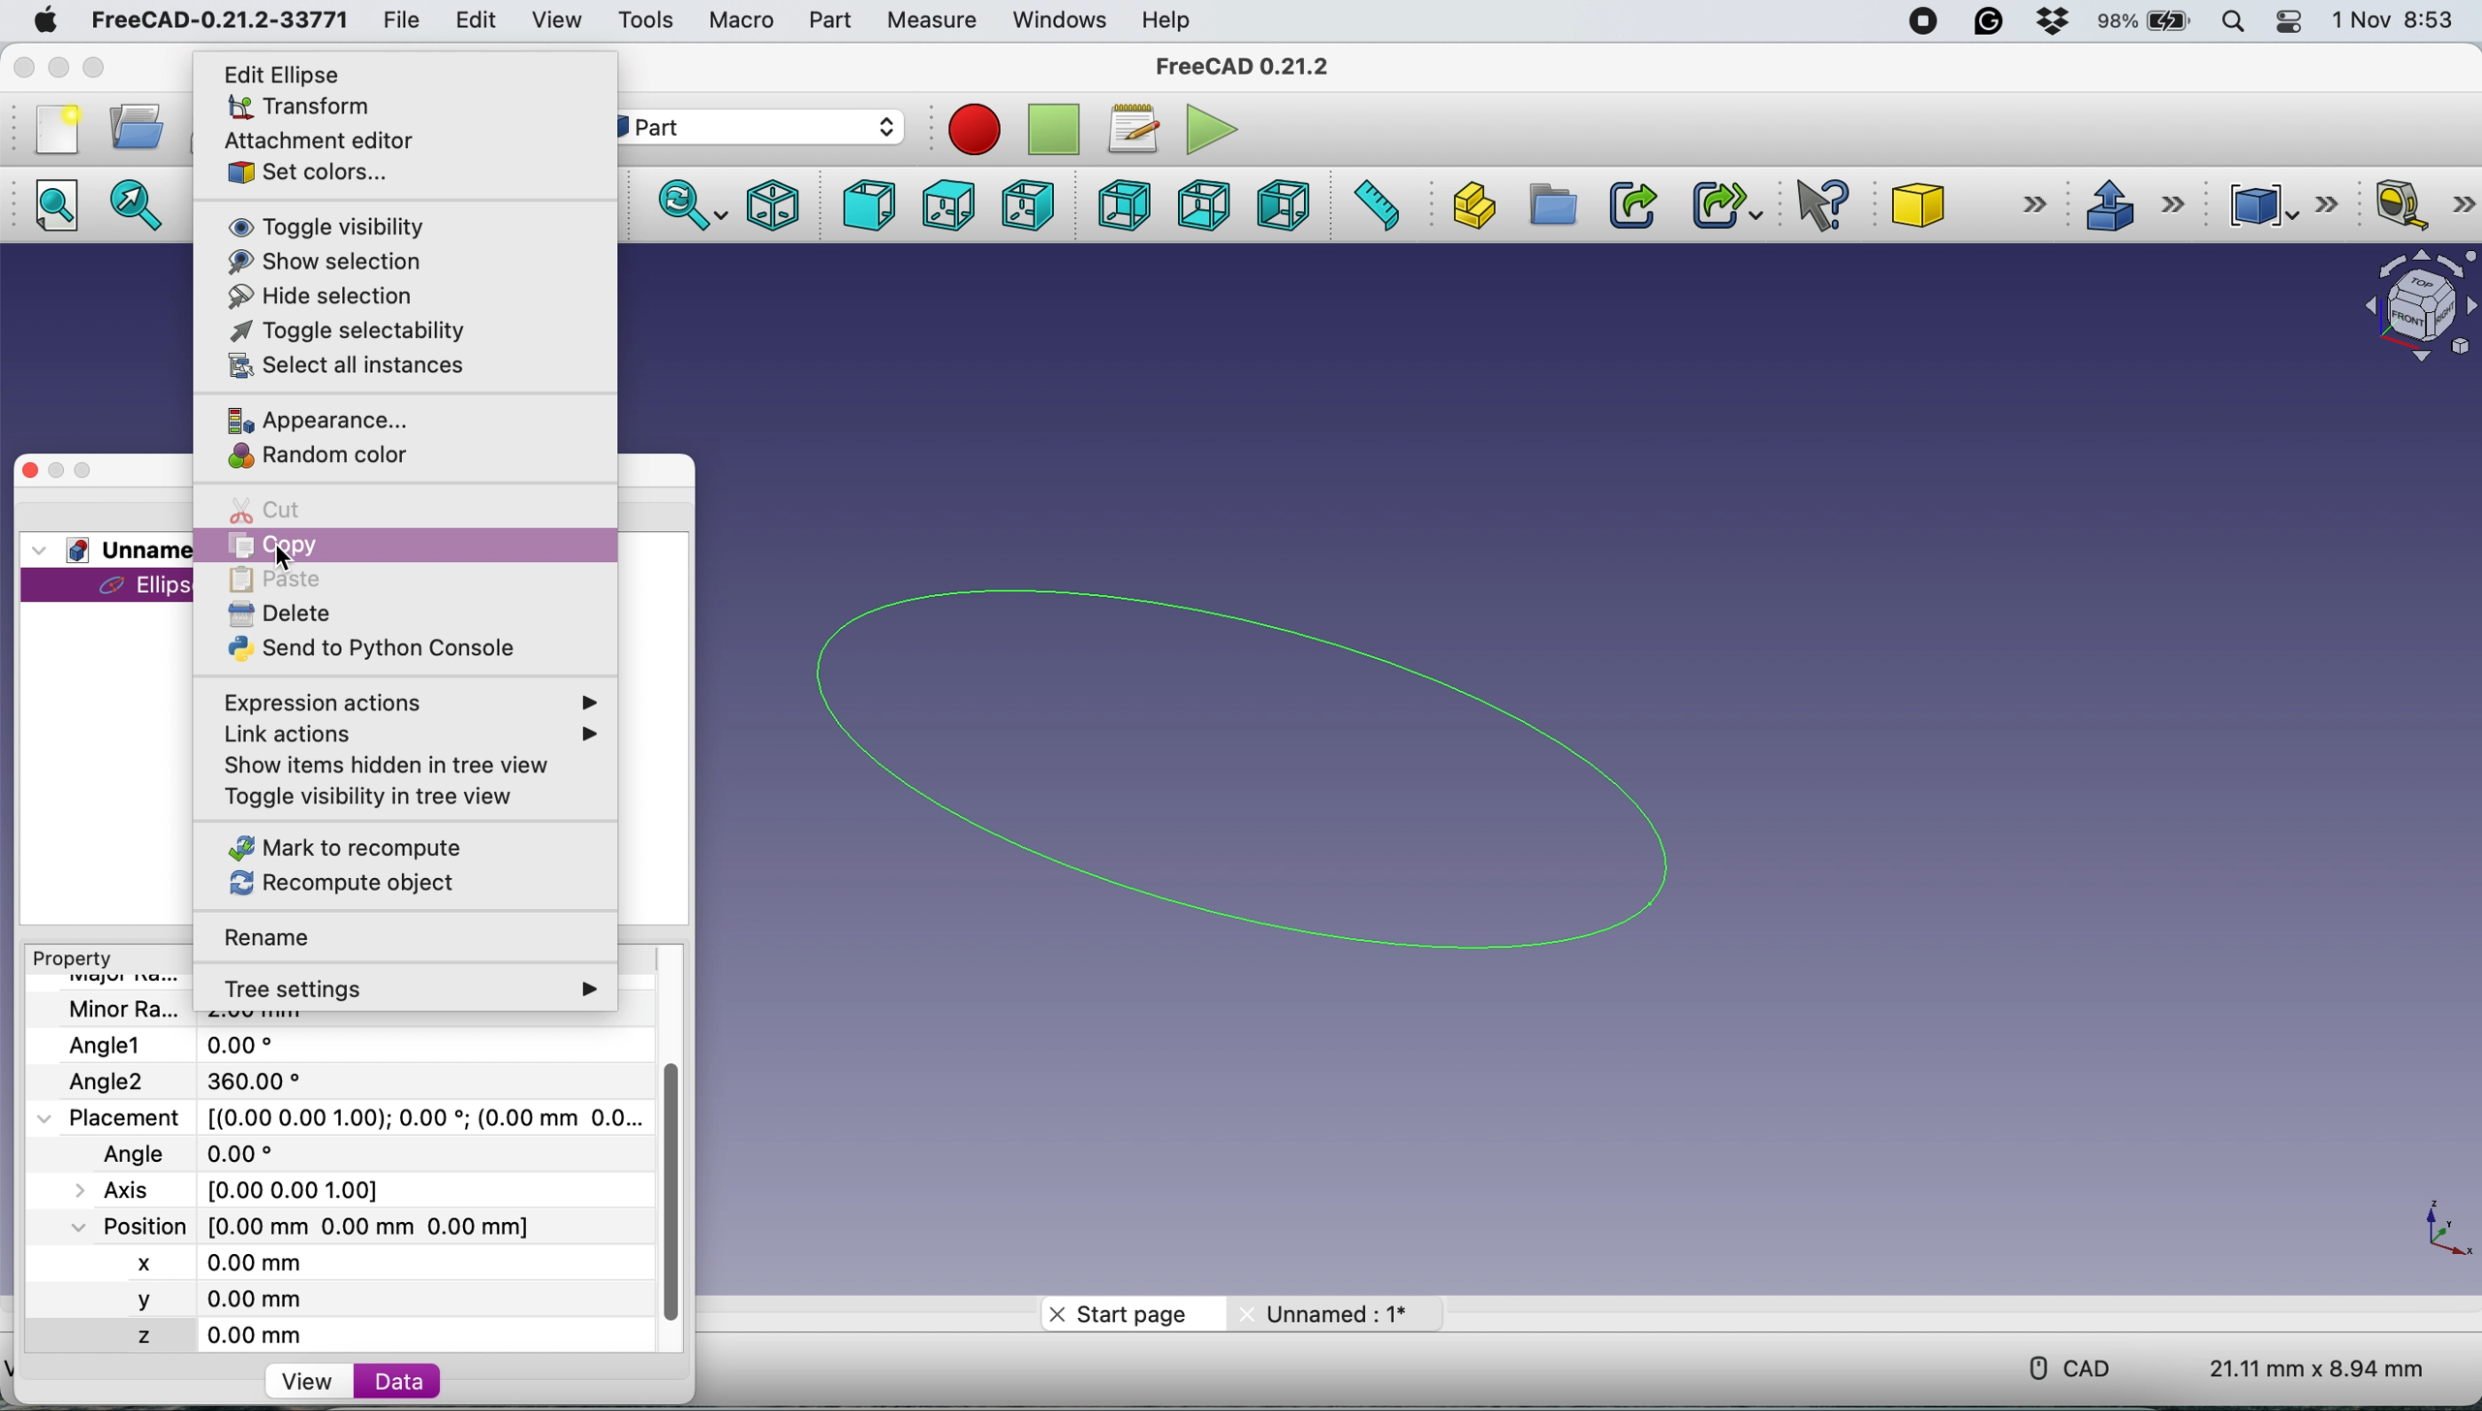 The height and width of the screenshot is (1411, 2482). I want to click on Angle, so click(200, 1080).